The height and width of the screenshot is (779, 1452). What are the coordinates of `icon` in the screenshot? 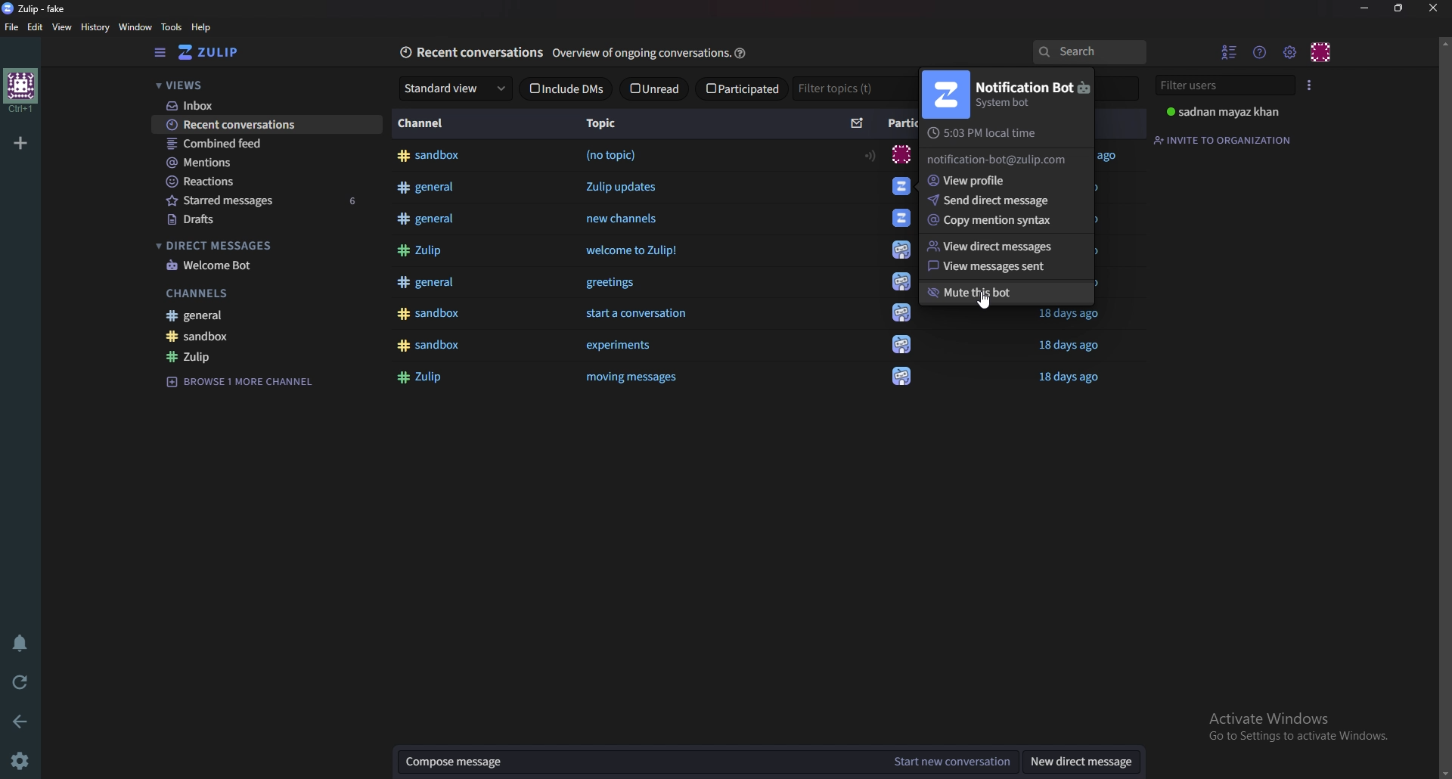 It's located at (901, 253).